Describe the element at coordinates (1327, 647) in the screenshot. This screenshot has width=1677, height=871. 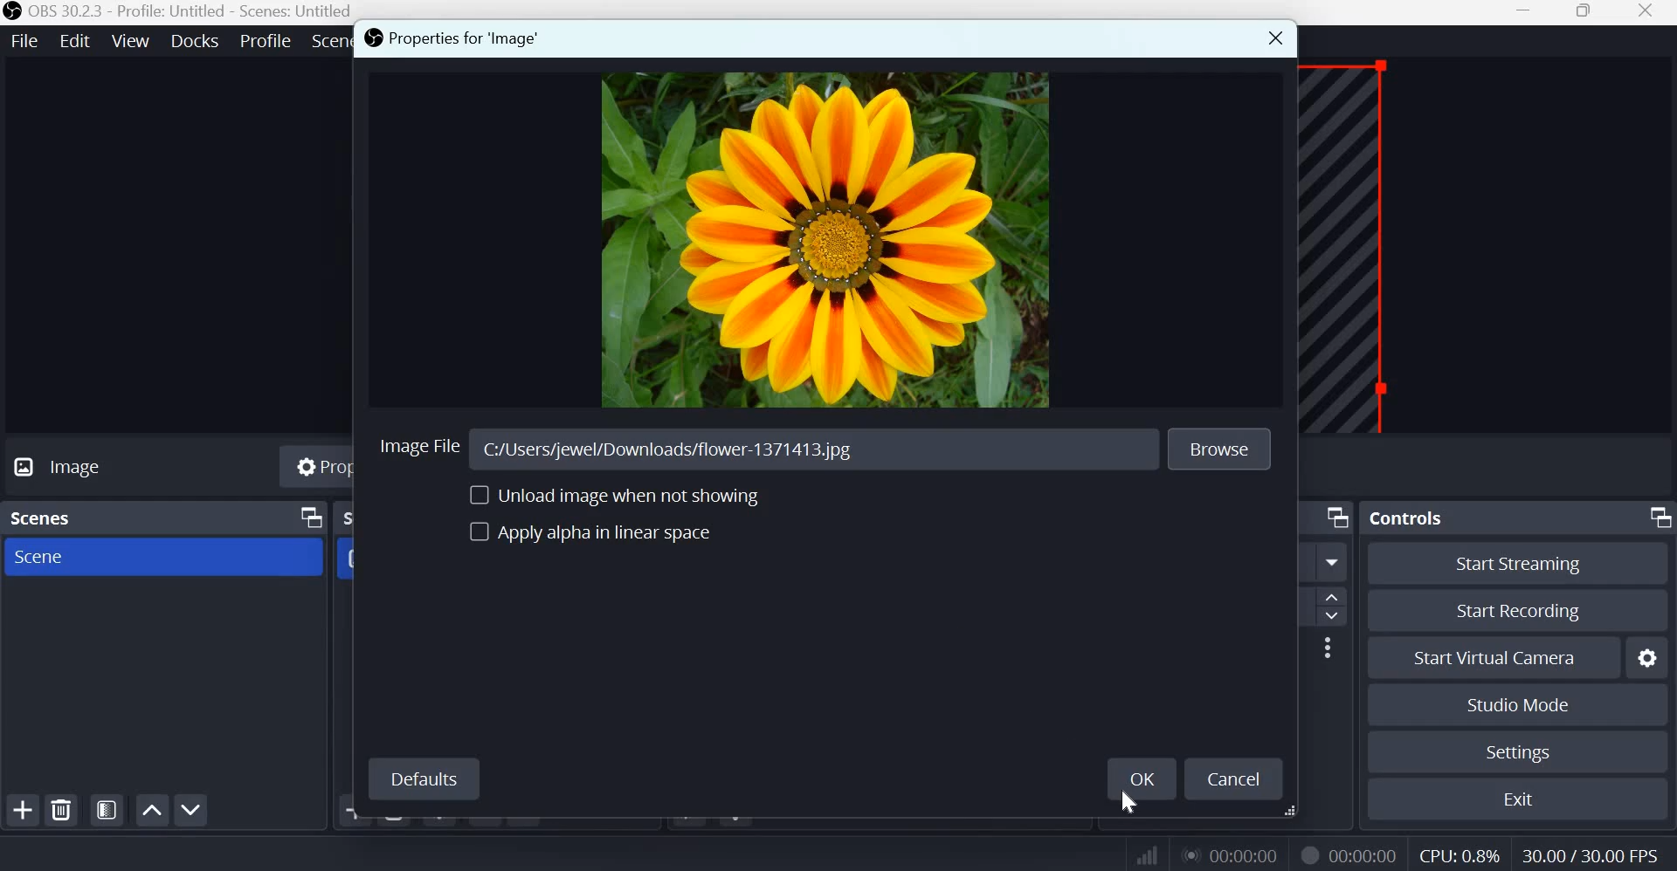
I see `More Options ` at that location.